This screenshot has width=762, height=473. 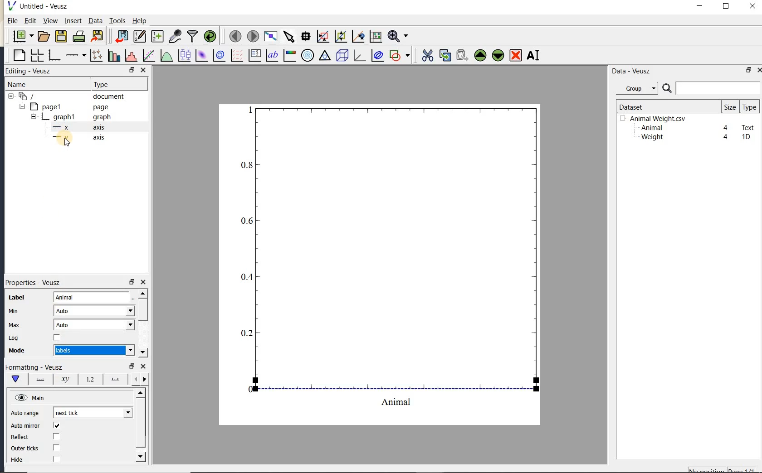 I want to click on filter data, so click(x=193, y=35).